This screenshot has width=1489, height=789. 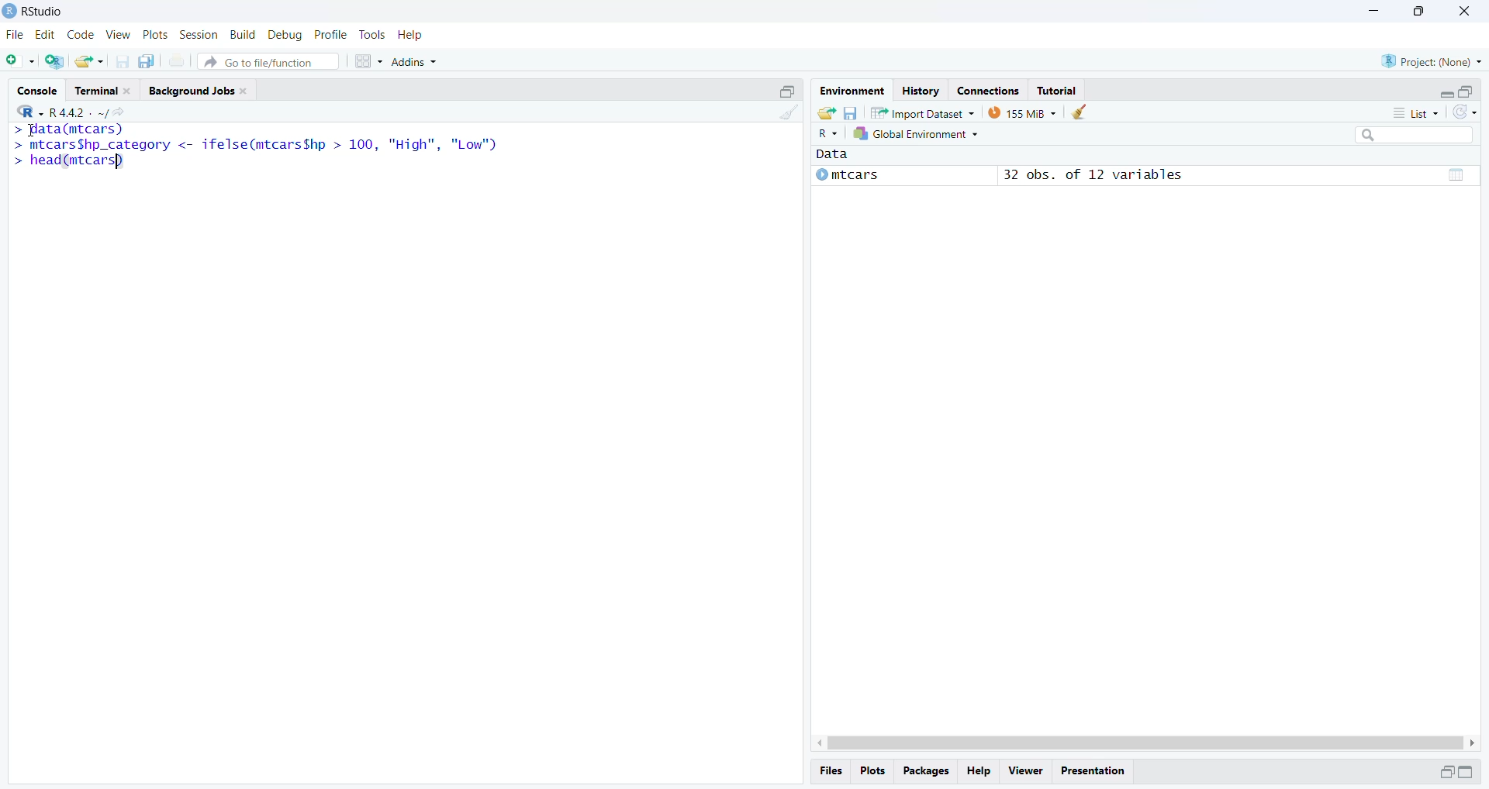 What do you see at coordinates (923, 112) in the screenshot?
I see `Import Dataset` at bounding box center [923, 112].